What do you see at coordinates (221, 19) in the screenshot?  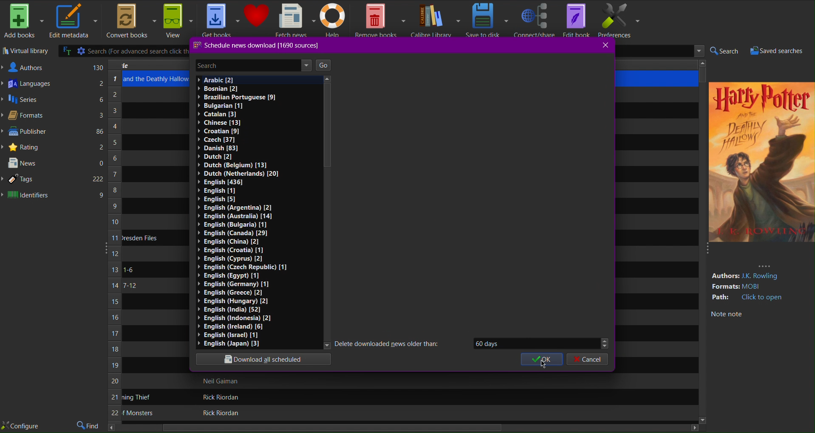 I see `Get books` at bounding box center [221, 19].